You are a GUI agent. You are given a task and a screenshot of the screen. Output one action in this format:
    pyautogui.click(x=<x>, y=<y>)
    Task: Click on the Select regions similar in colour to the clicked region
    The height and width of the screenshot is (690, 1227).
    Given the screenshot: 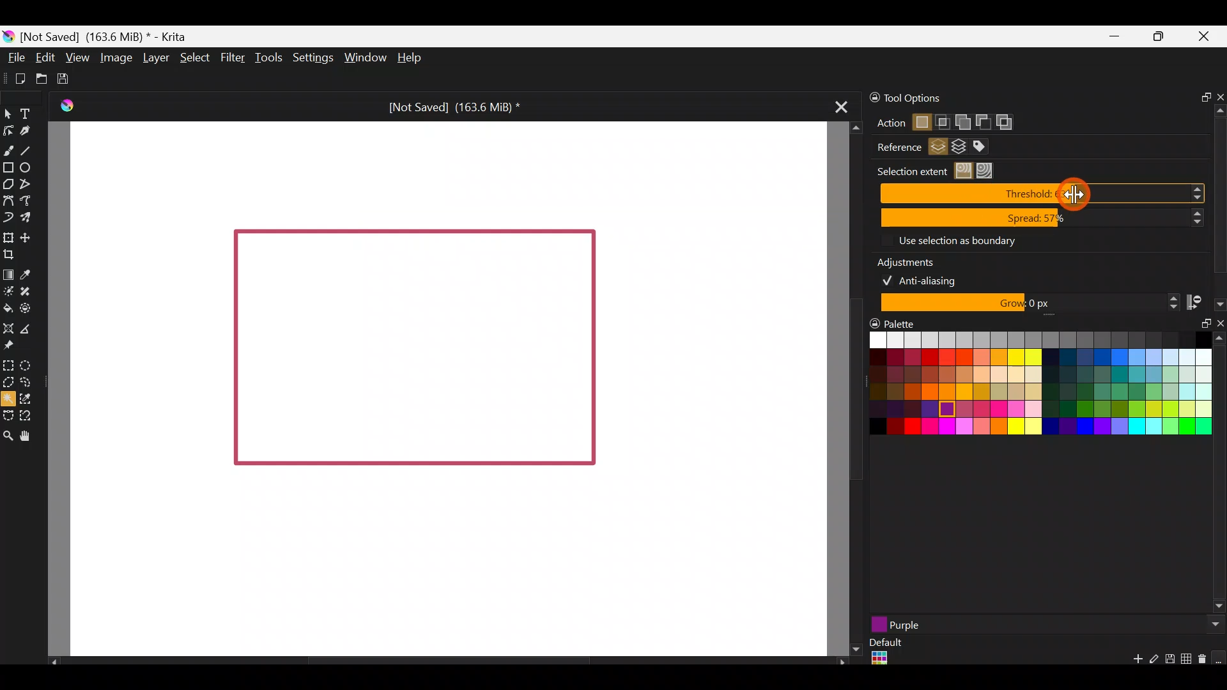 What is the action you would take?
    pyautogui.click(x=966, y=171)
    